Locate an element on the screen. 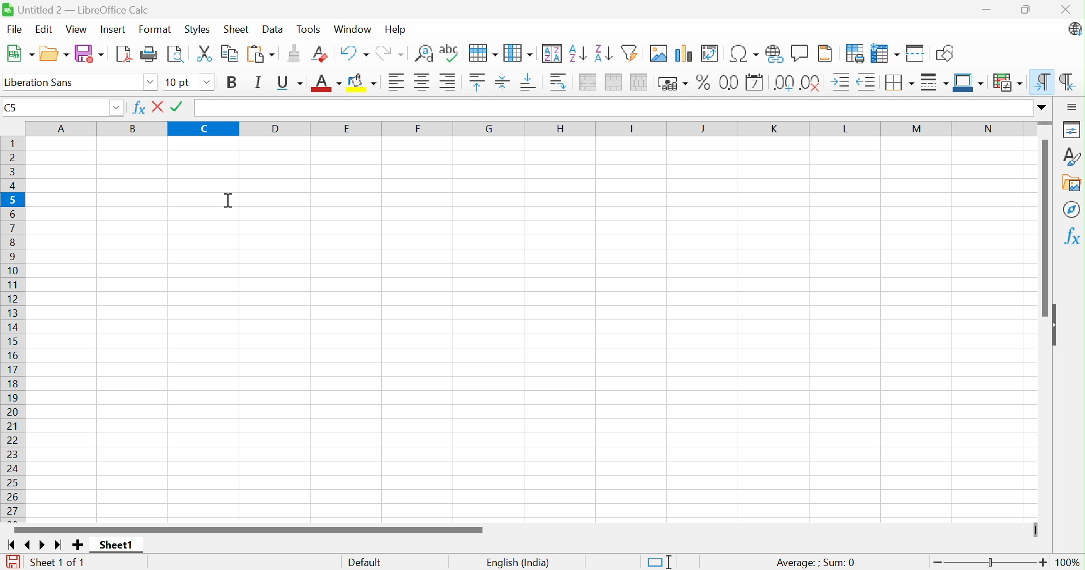 Image resolution: width=1085 pixels, height=570 pixels. Export as PDF is located at coordinates (122, 54).